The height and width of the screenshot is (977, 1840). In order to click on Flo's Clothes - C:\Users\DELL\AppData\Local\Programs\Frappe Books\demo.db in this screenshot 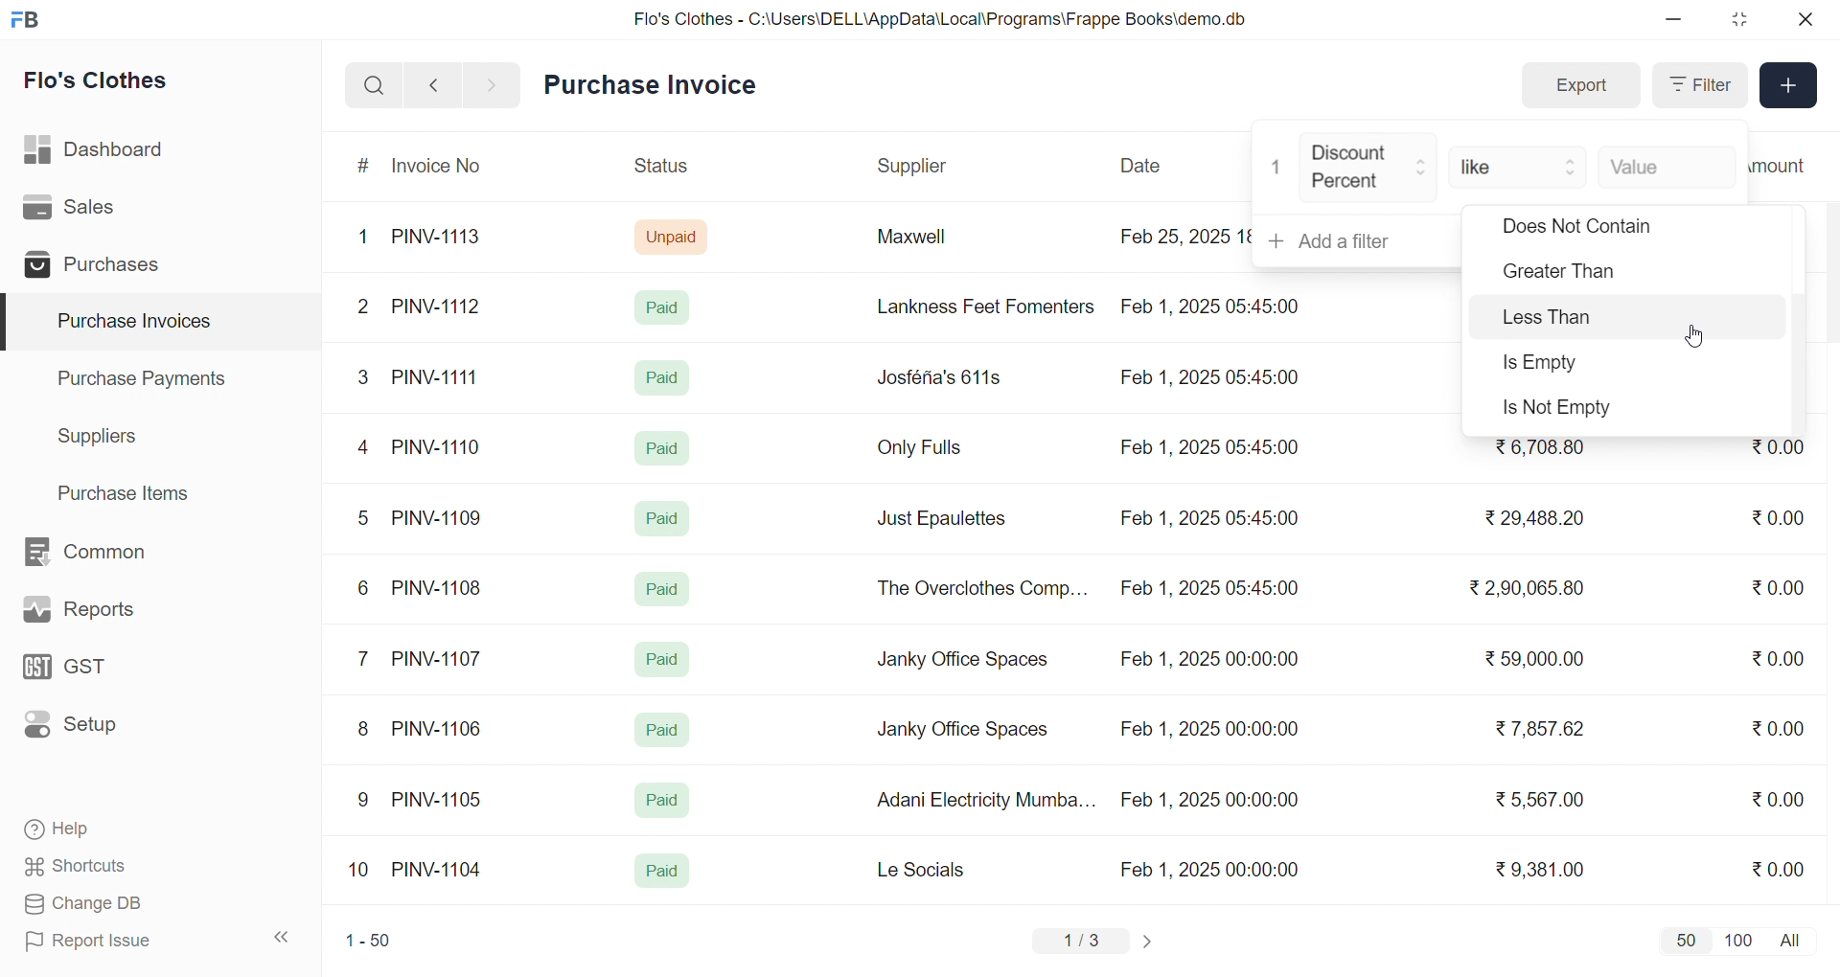, I will do `click(941, 19)`.